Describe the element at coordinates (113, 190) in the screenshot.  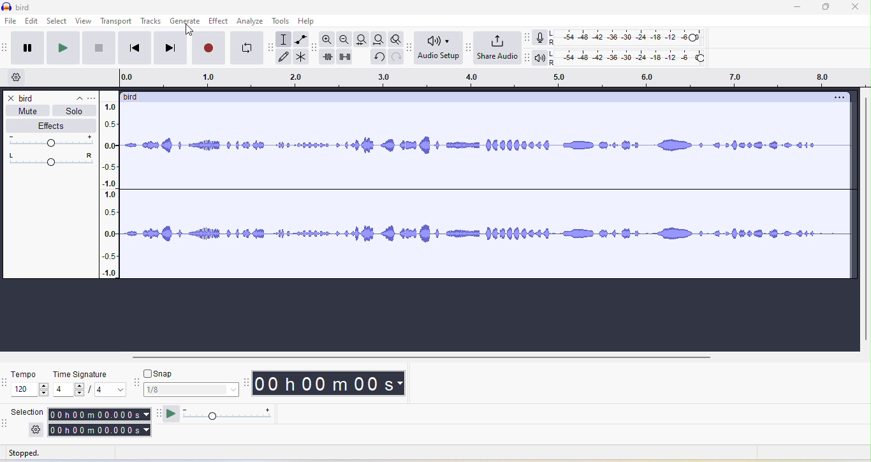
I see `amplitude` at that location.